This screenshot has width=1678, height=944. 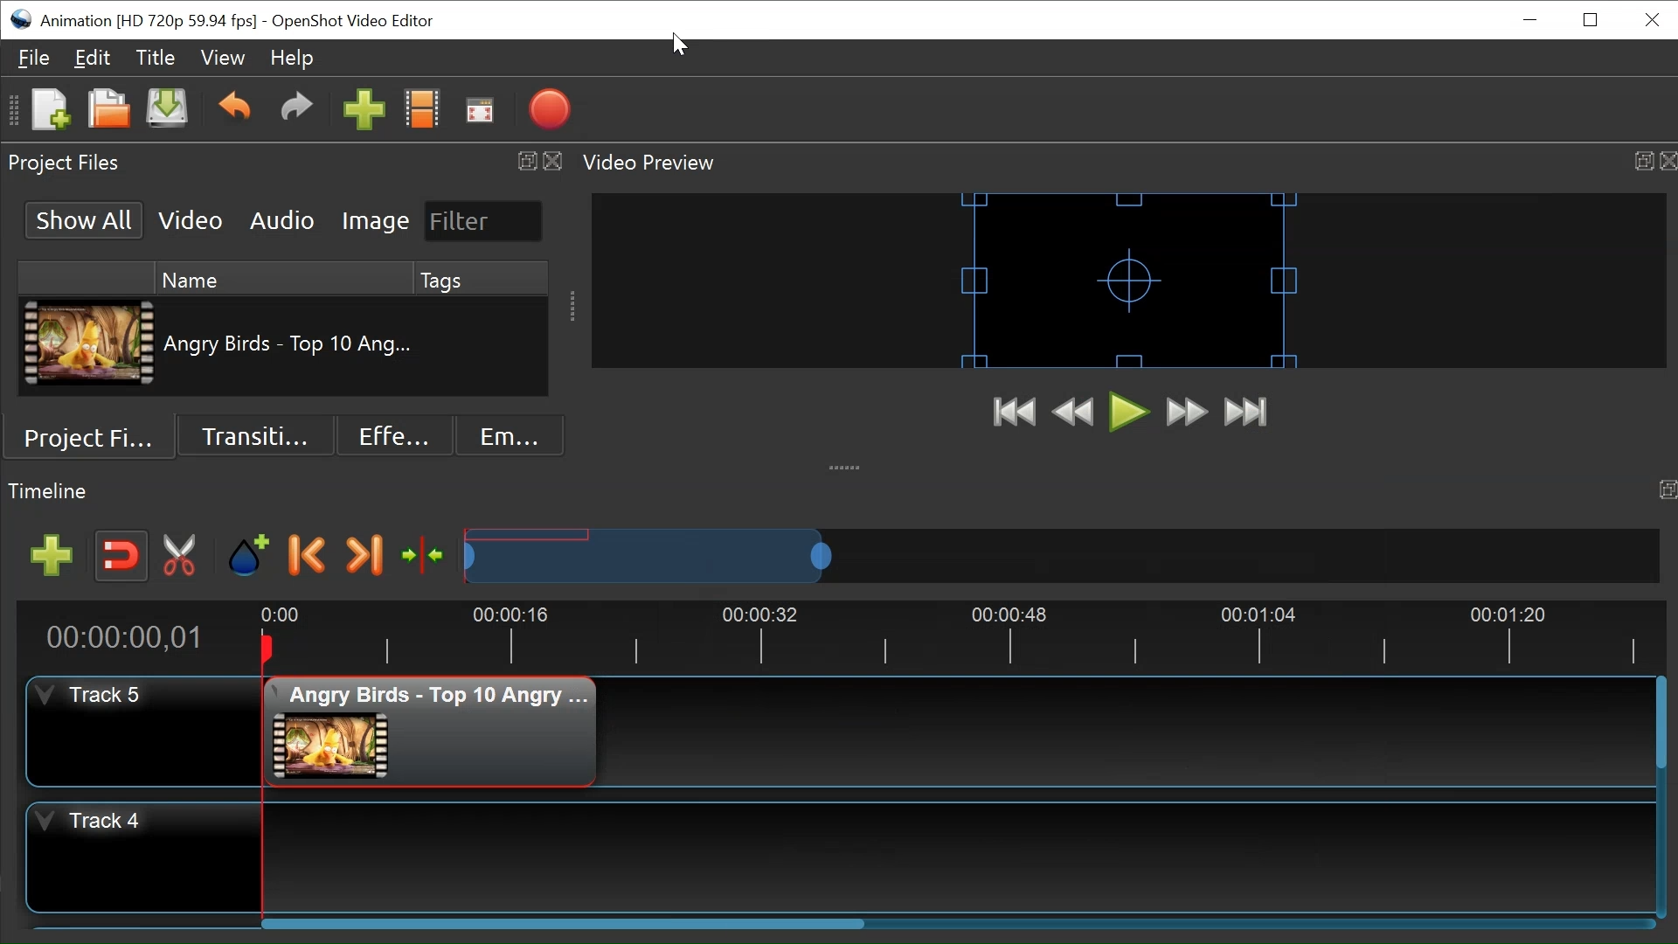 What do you see at coordinates (426, 555) in the screenshot?
I see `Center the timeline on the timeline` at bounding box center [426, 555].